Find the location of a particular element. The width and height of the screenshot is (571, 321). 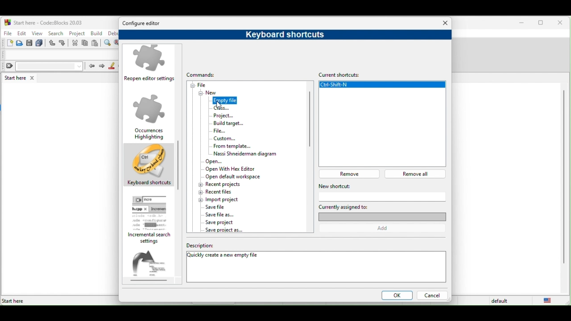

keyboard shortcuts is located at coordinates (281, 34).